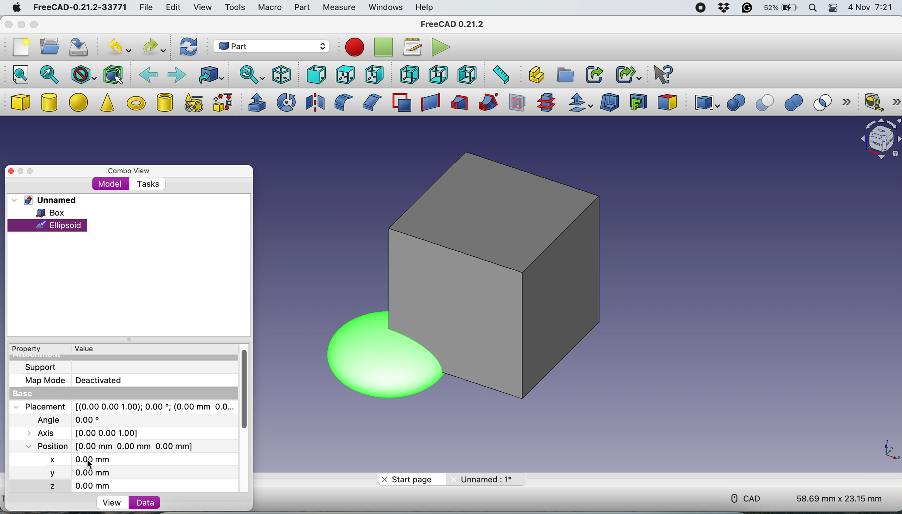 The width and height of the screenshot is (902, 514). Describe the element at coordinates (722, 8) in the screenshot. I see `dropbox` at that location.